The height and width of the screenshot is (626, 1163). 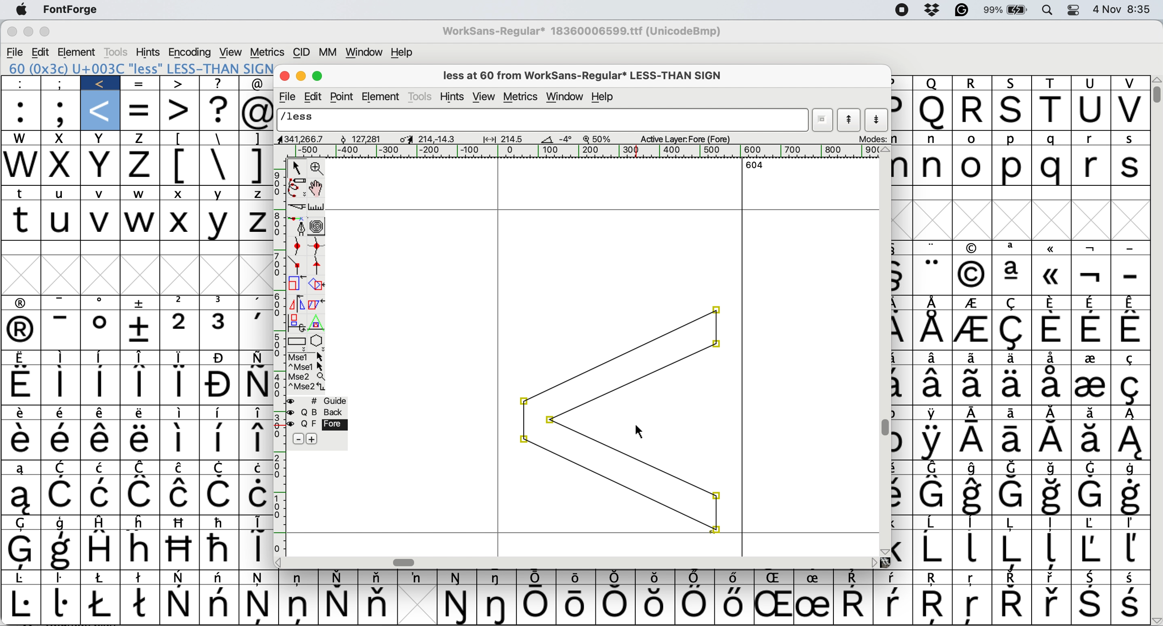 I want to click on Symbol, so click(x=179, y=549).